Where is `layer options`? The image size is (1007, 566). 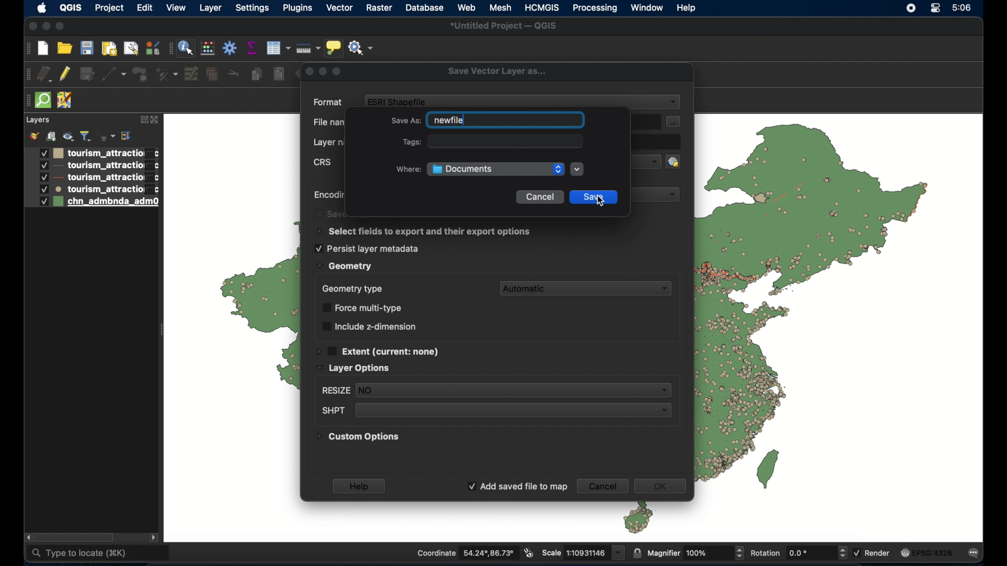 layer options is located at coordinates (353, 368).